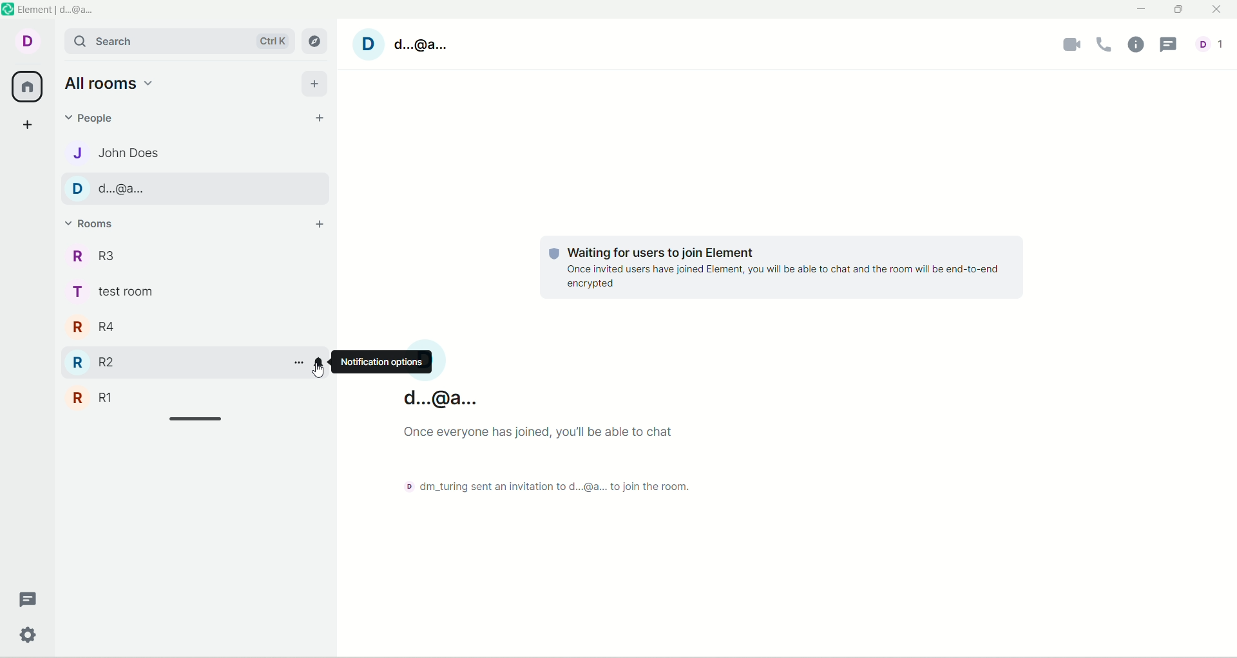 This screenshot has width=1237, height=658. What do you see at coordinates (315, 82) in the screenshot?
I see `add` at bounding box center [315, 82].